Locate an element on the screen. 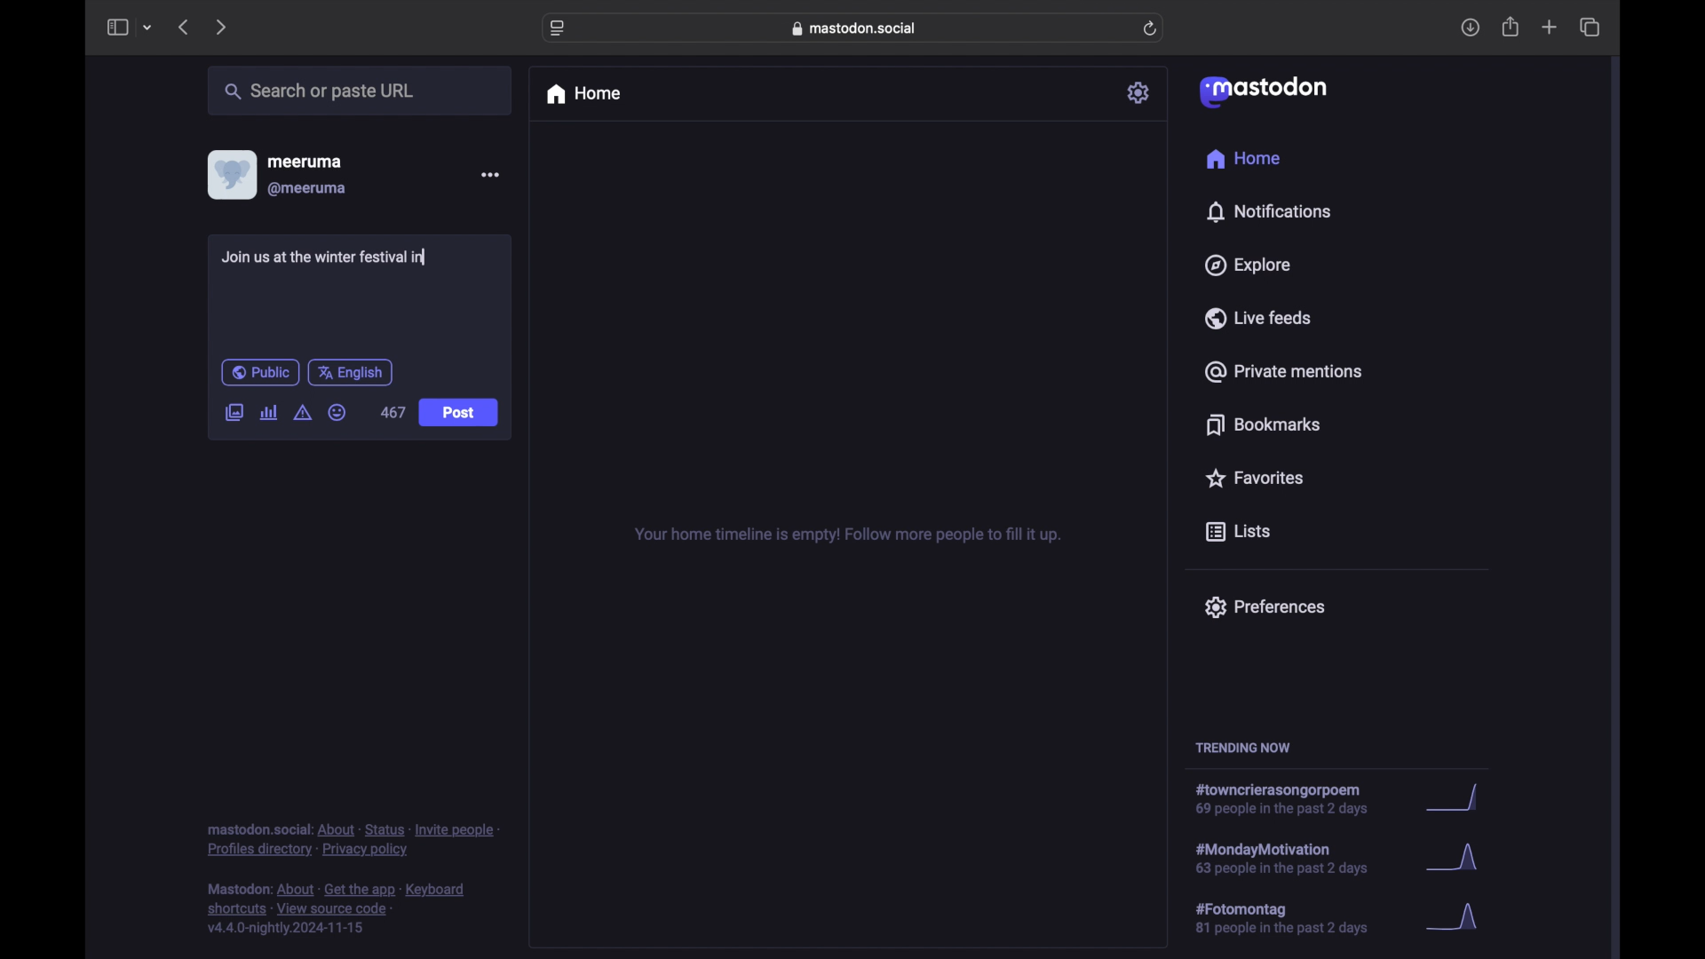 This screenshot has width=1705, height=959. hashtag trend is located at coordinates (1294, 857).